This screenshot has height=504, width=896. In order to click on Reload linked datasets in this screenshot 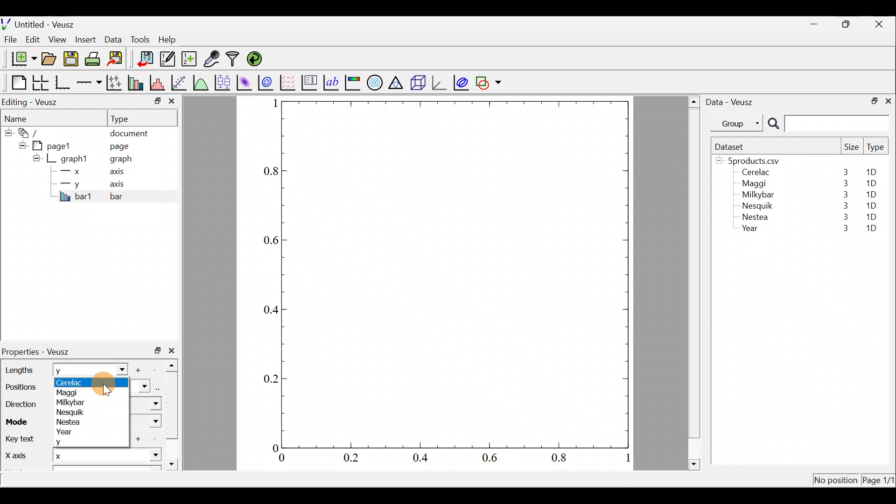, I will do `click(257, 58)`.